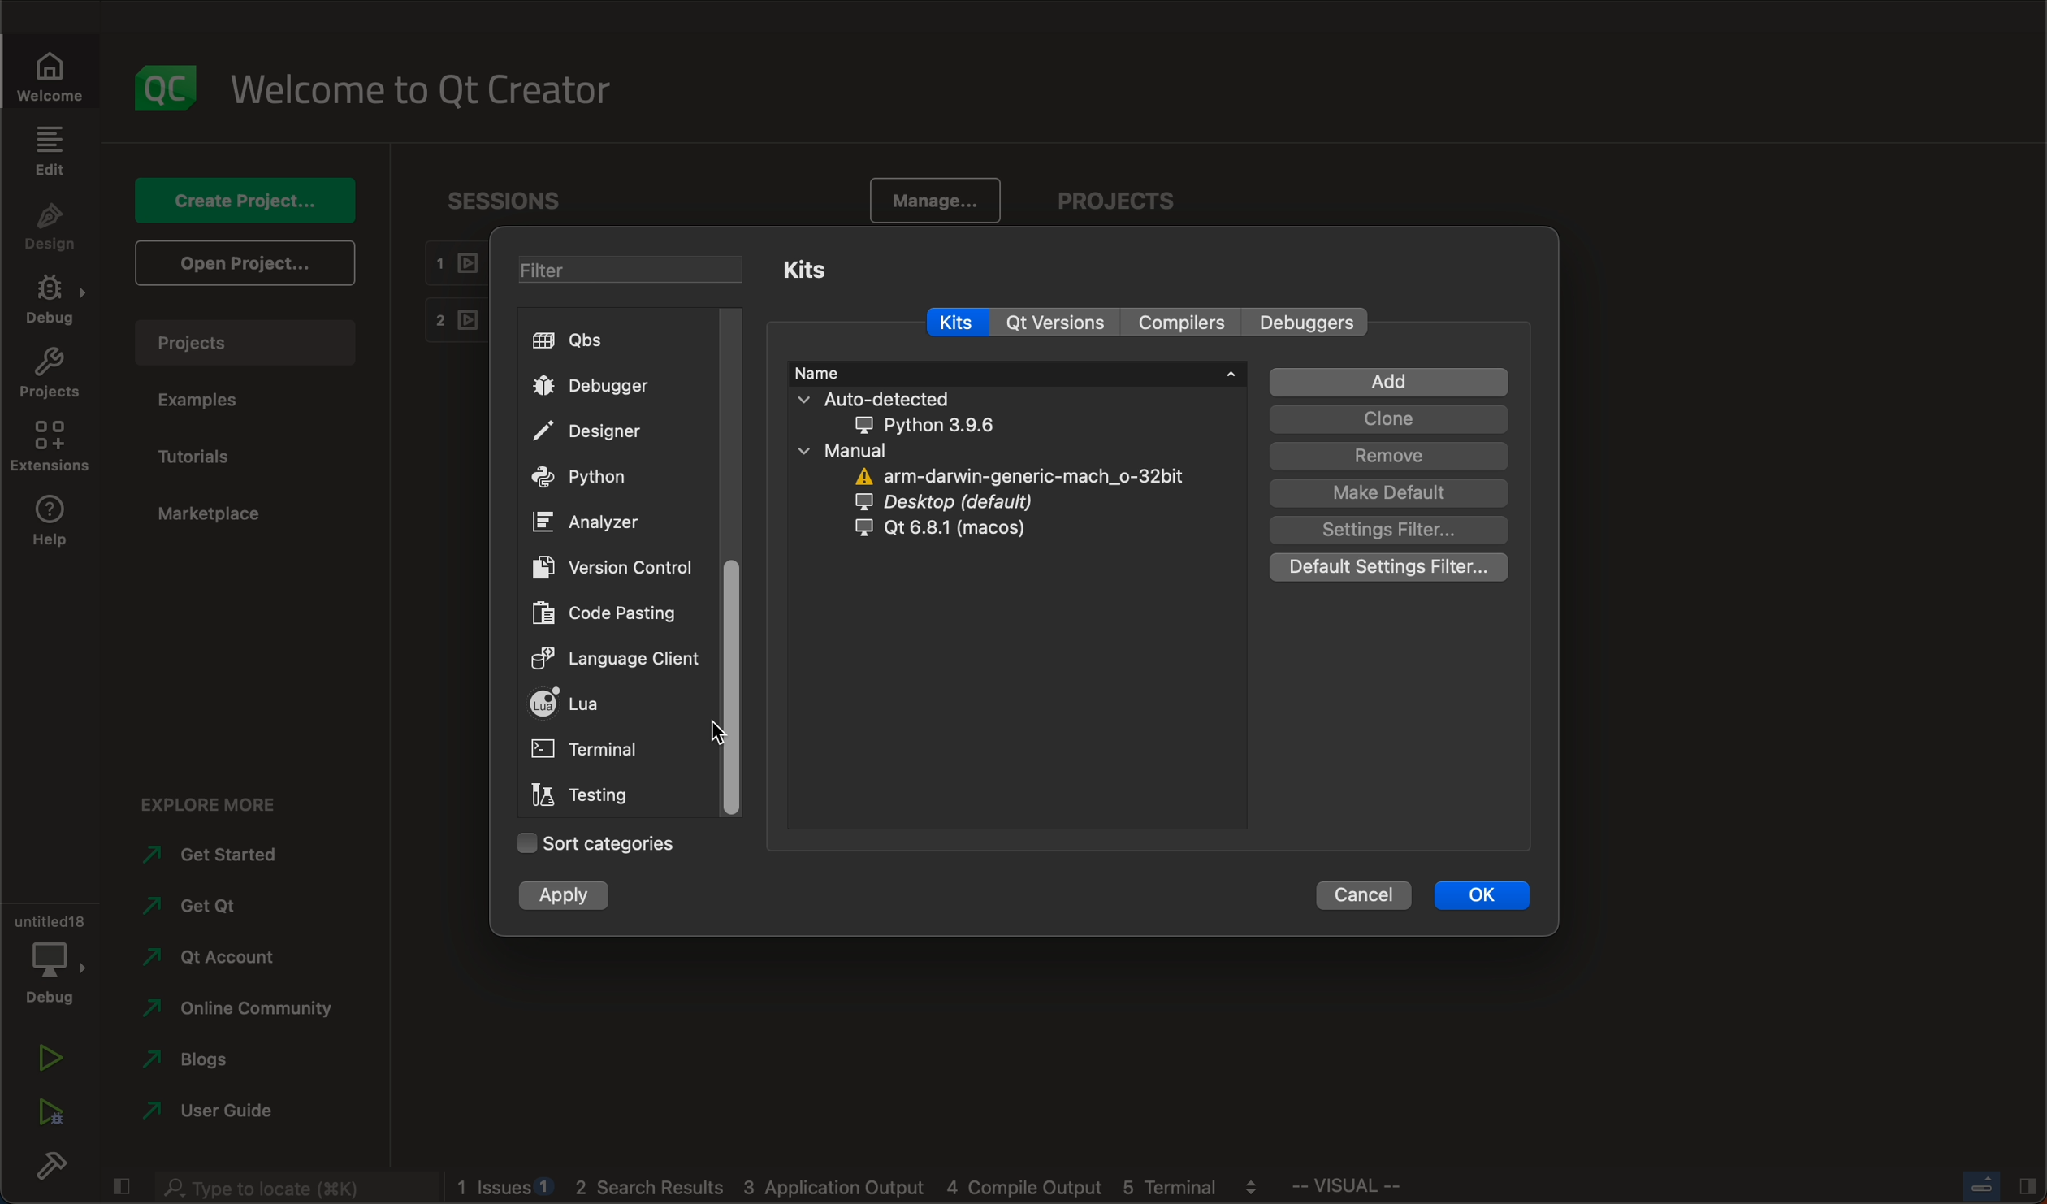 This screenshot has width=2047, height=1204. I want to click on run debug, so click(47, 1119).